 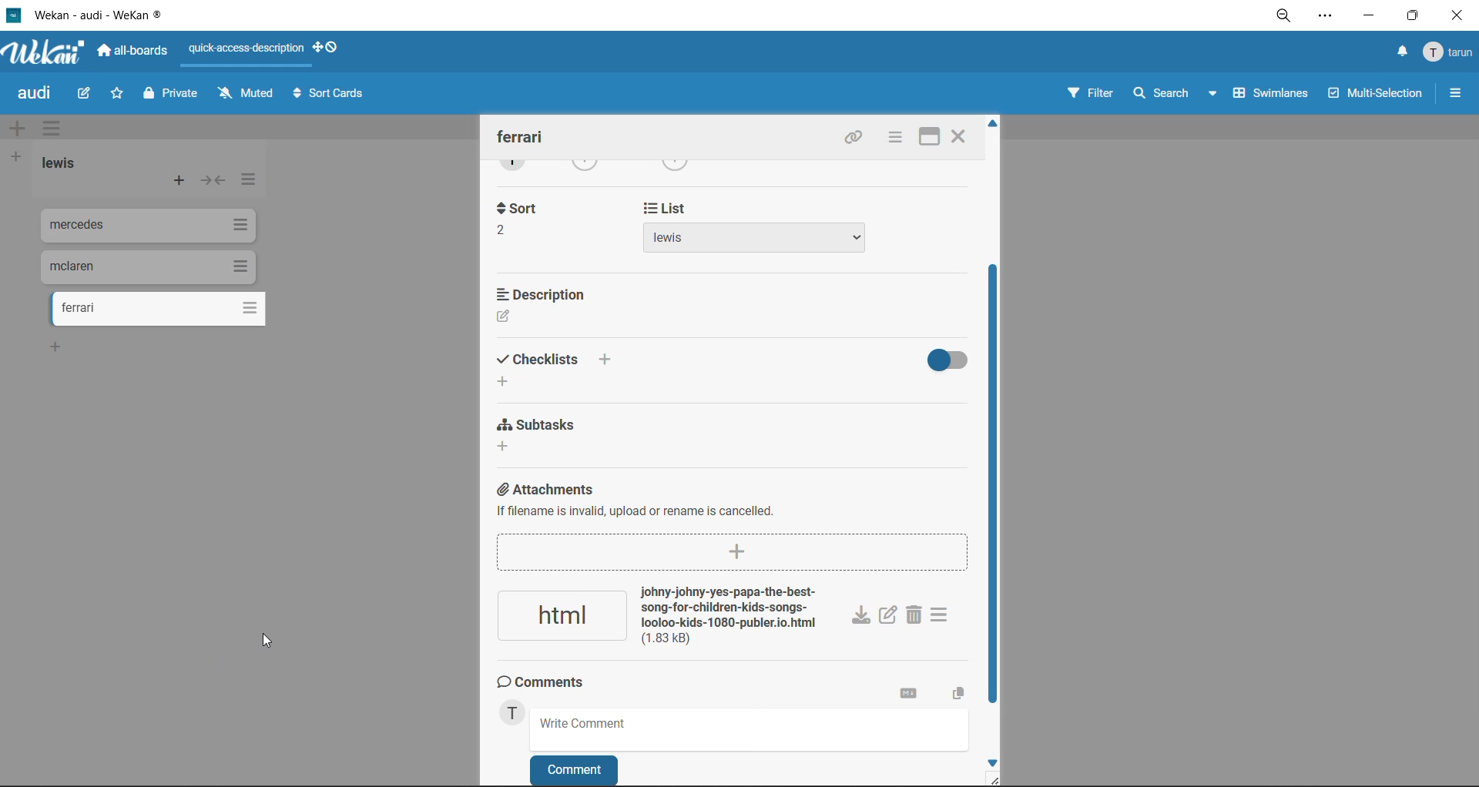 What do you see at coordinates (180, 182) in the screenshot?
I see `add card` at bounding box center [180, 182].